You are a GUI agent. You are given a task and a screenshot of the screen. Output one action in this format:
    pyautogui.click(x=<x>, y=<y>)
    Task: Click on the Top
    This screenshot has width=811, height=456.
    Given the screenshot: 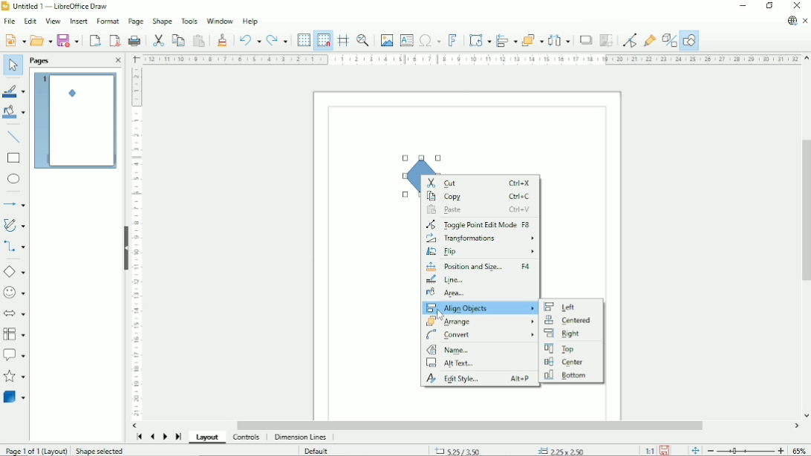 What is the action you would take?
    pyautogui.click(x=559, y=348)
    